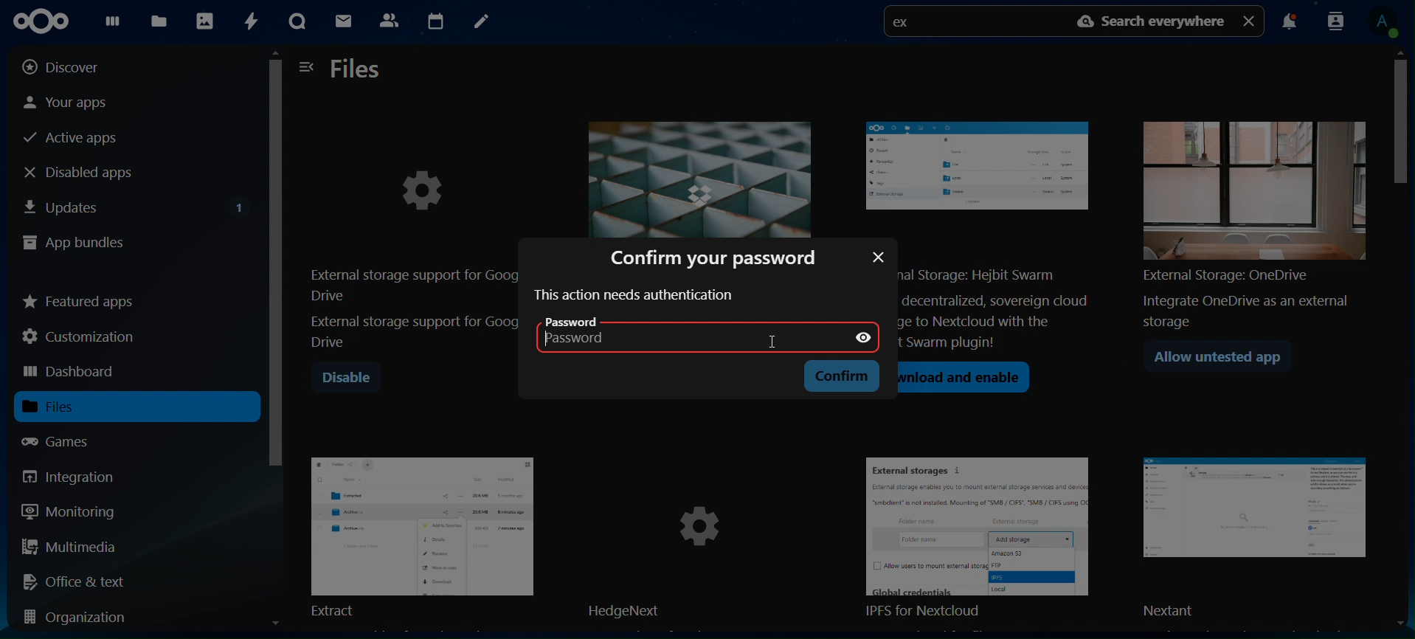  Describe the element at coordinates (480, 22) in the screenshot. I see `notes` at that location.